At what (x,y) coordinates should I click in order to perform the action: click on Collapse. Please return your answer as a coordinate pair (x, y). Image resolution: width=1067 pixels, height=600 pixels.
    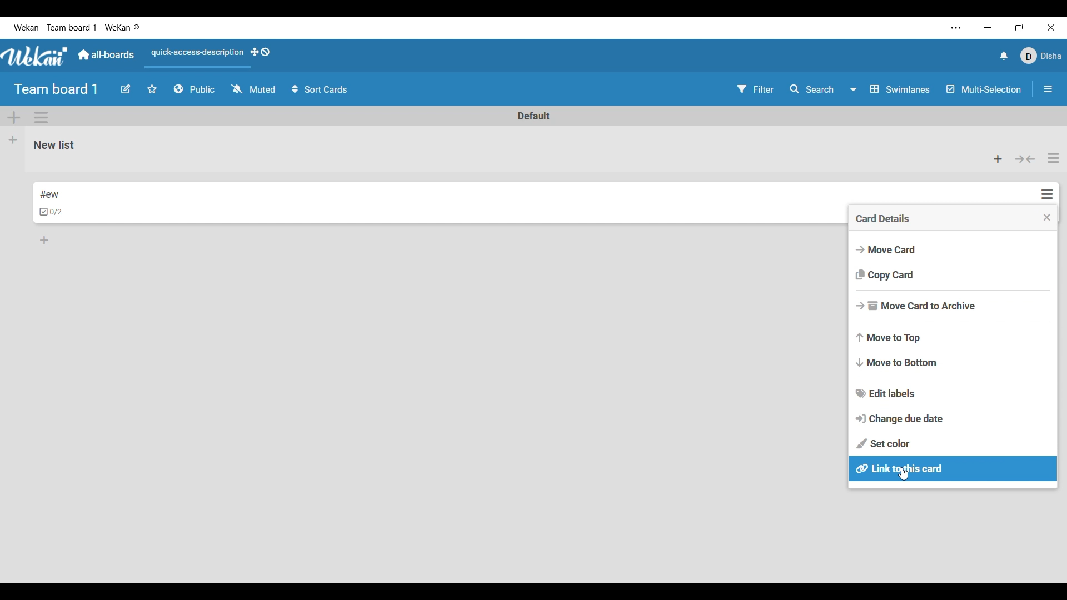
    Looking at the image, I should click on (1025, 159).